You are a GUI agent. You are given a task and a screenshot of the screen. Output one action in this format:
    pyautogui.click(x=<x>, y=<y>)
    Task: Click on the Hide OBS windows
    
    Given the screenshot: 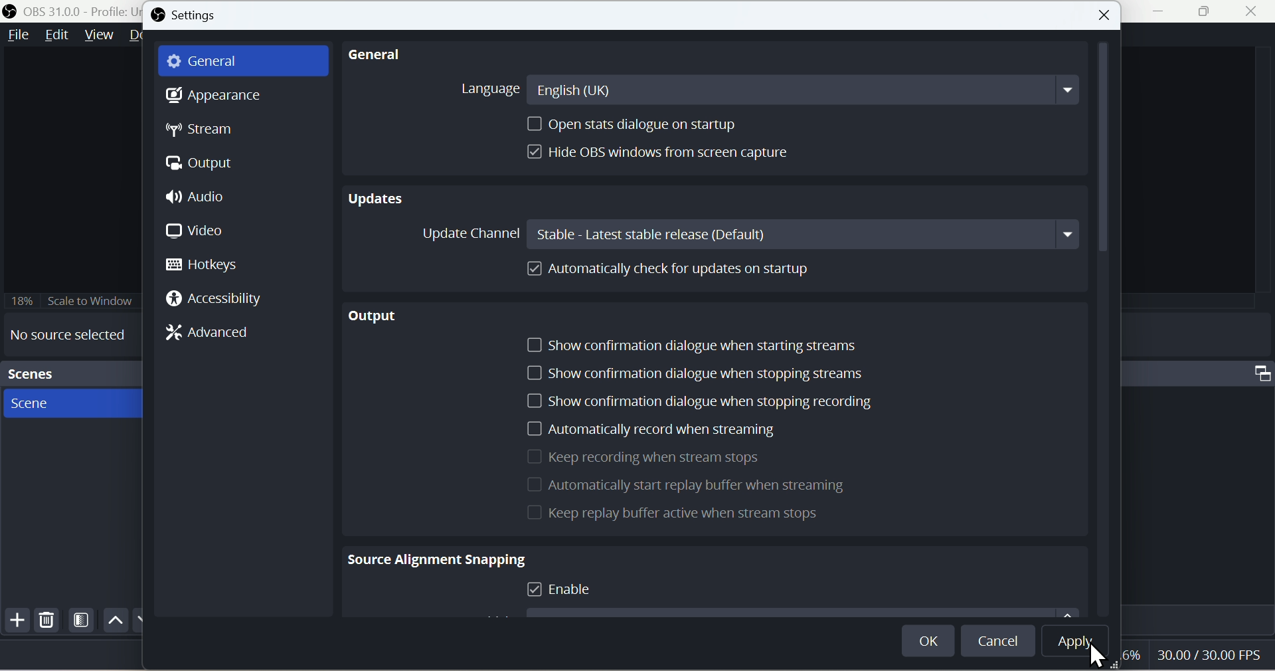 What is the action you would take?
    pyautogui.click(x=662, y=152)
    